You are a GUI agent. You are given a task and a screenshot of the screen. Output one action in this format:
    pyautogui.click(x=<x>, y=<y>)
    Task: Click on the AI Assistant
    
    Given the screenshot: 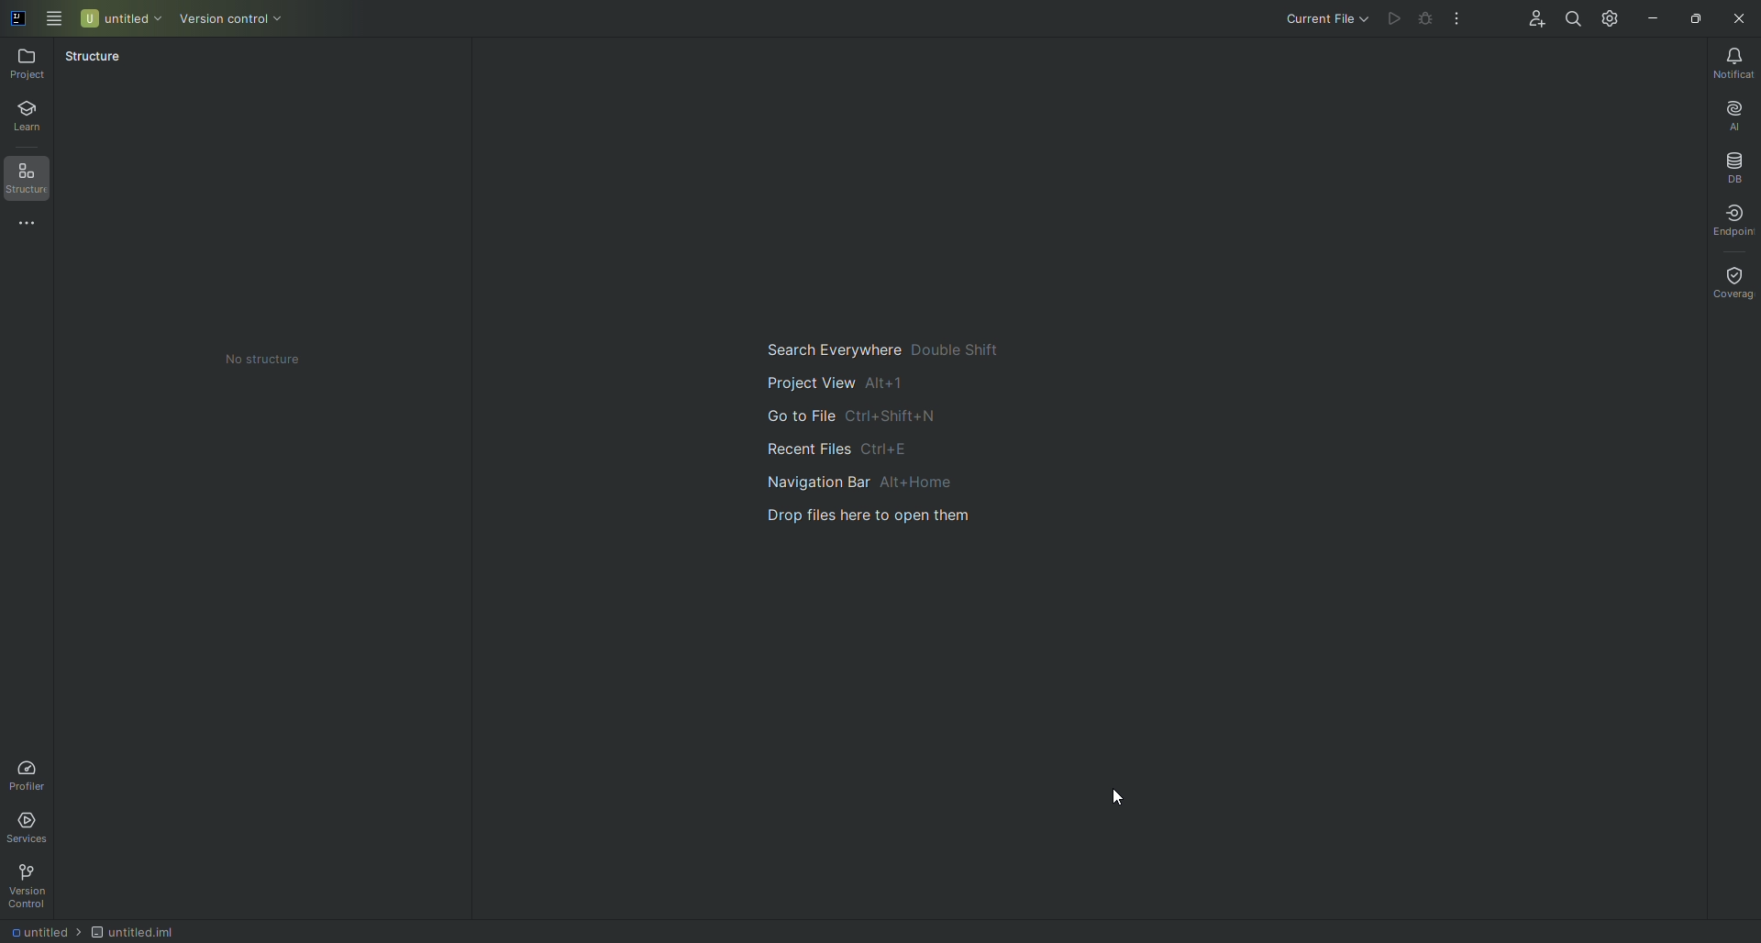 What is the action you would take?
    pyautogui.click(x=1734, y=116)
    